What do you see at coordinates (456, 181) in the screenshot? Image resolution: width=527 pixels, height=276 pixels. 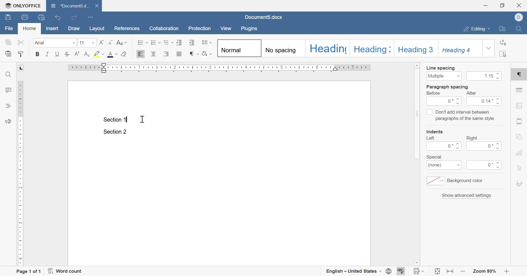 I see `background color` at bounding box center [456, 181].